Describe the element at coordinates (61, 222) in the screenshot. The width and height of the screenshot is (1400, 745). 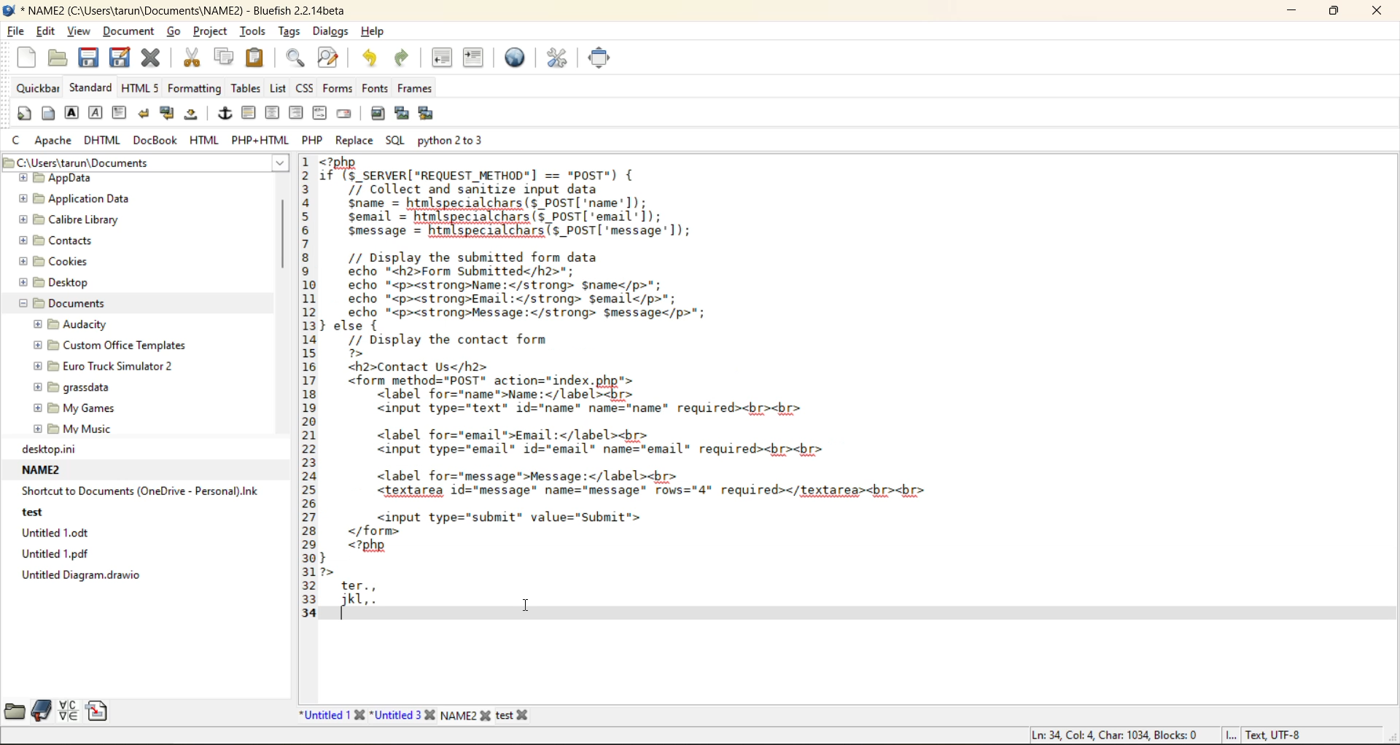
I see `Calibre Library` at that location.